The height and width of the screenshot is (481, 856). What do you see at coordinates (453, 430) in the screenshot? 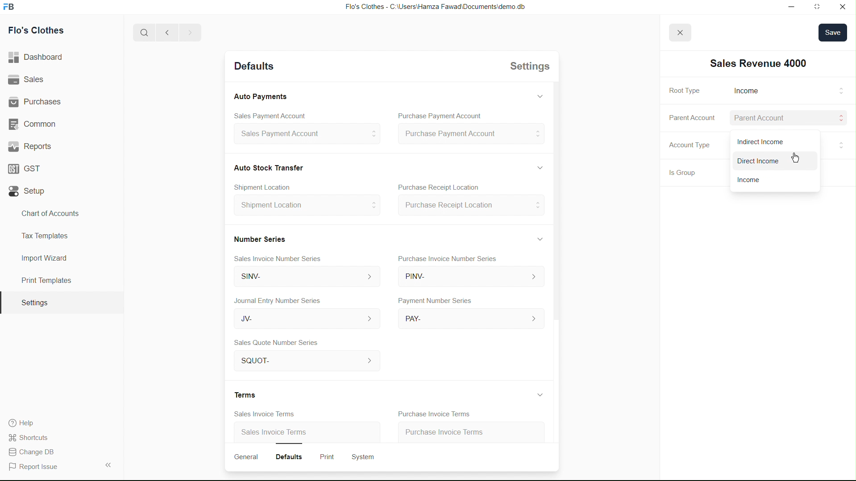
I see `Purchase Invoice Terms` at bounding box center [453, 430].